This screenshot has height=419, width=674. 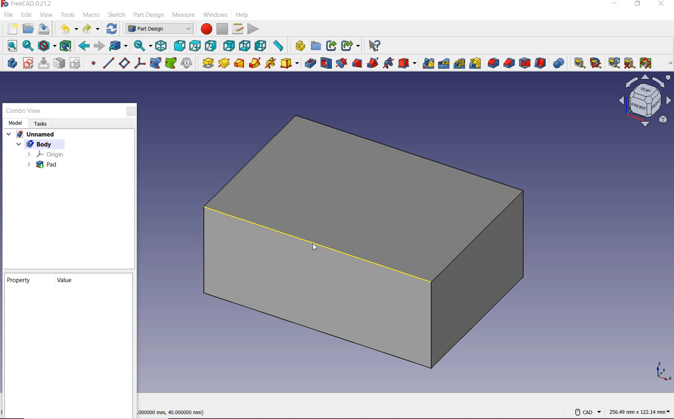 I want to click on refresh, so click(x=612, y=63).